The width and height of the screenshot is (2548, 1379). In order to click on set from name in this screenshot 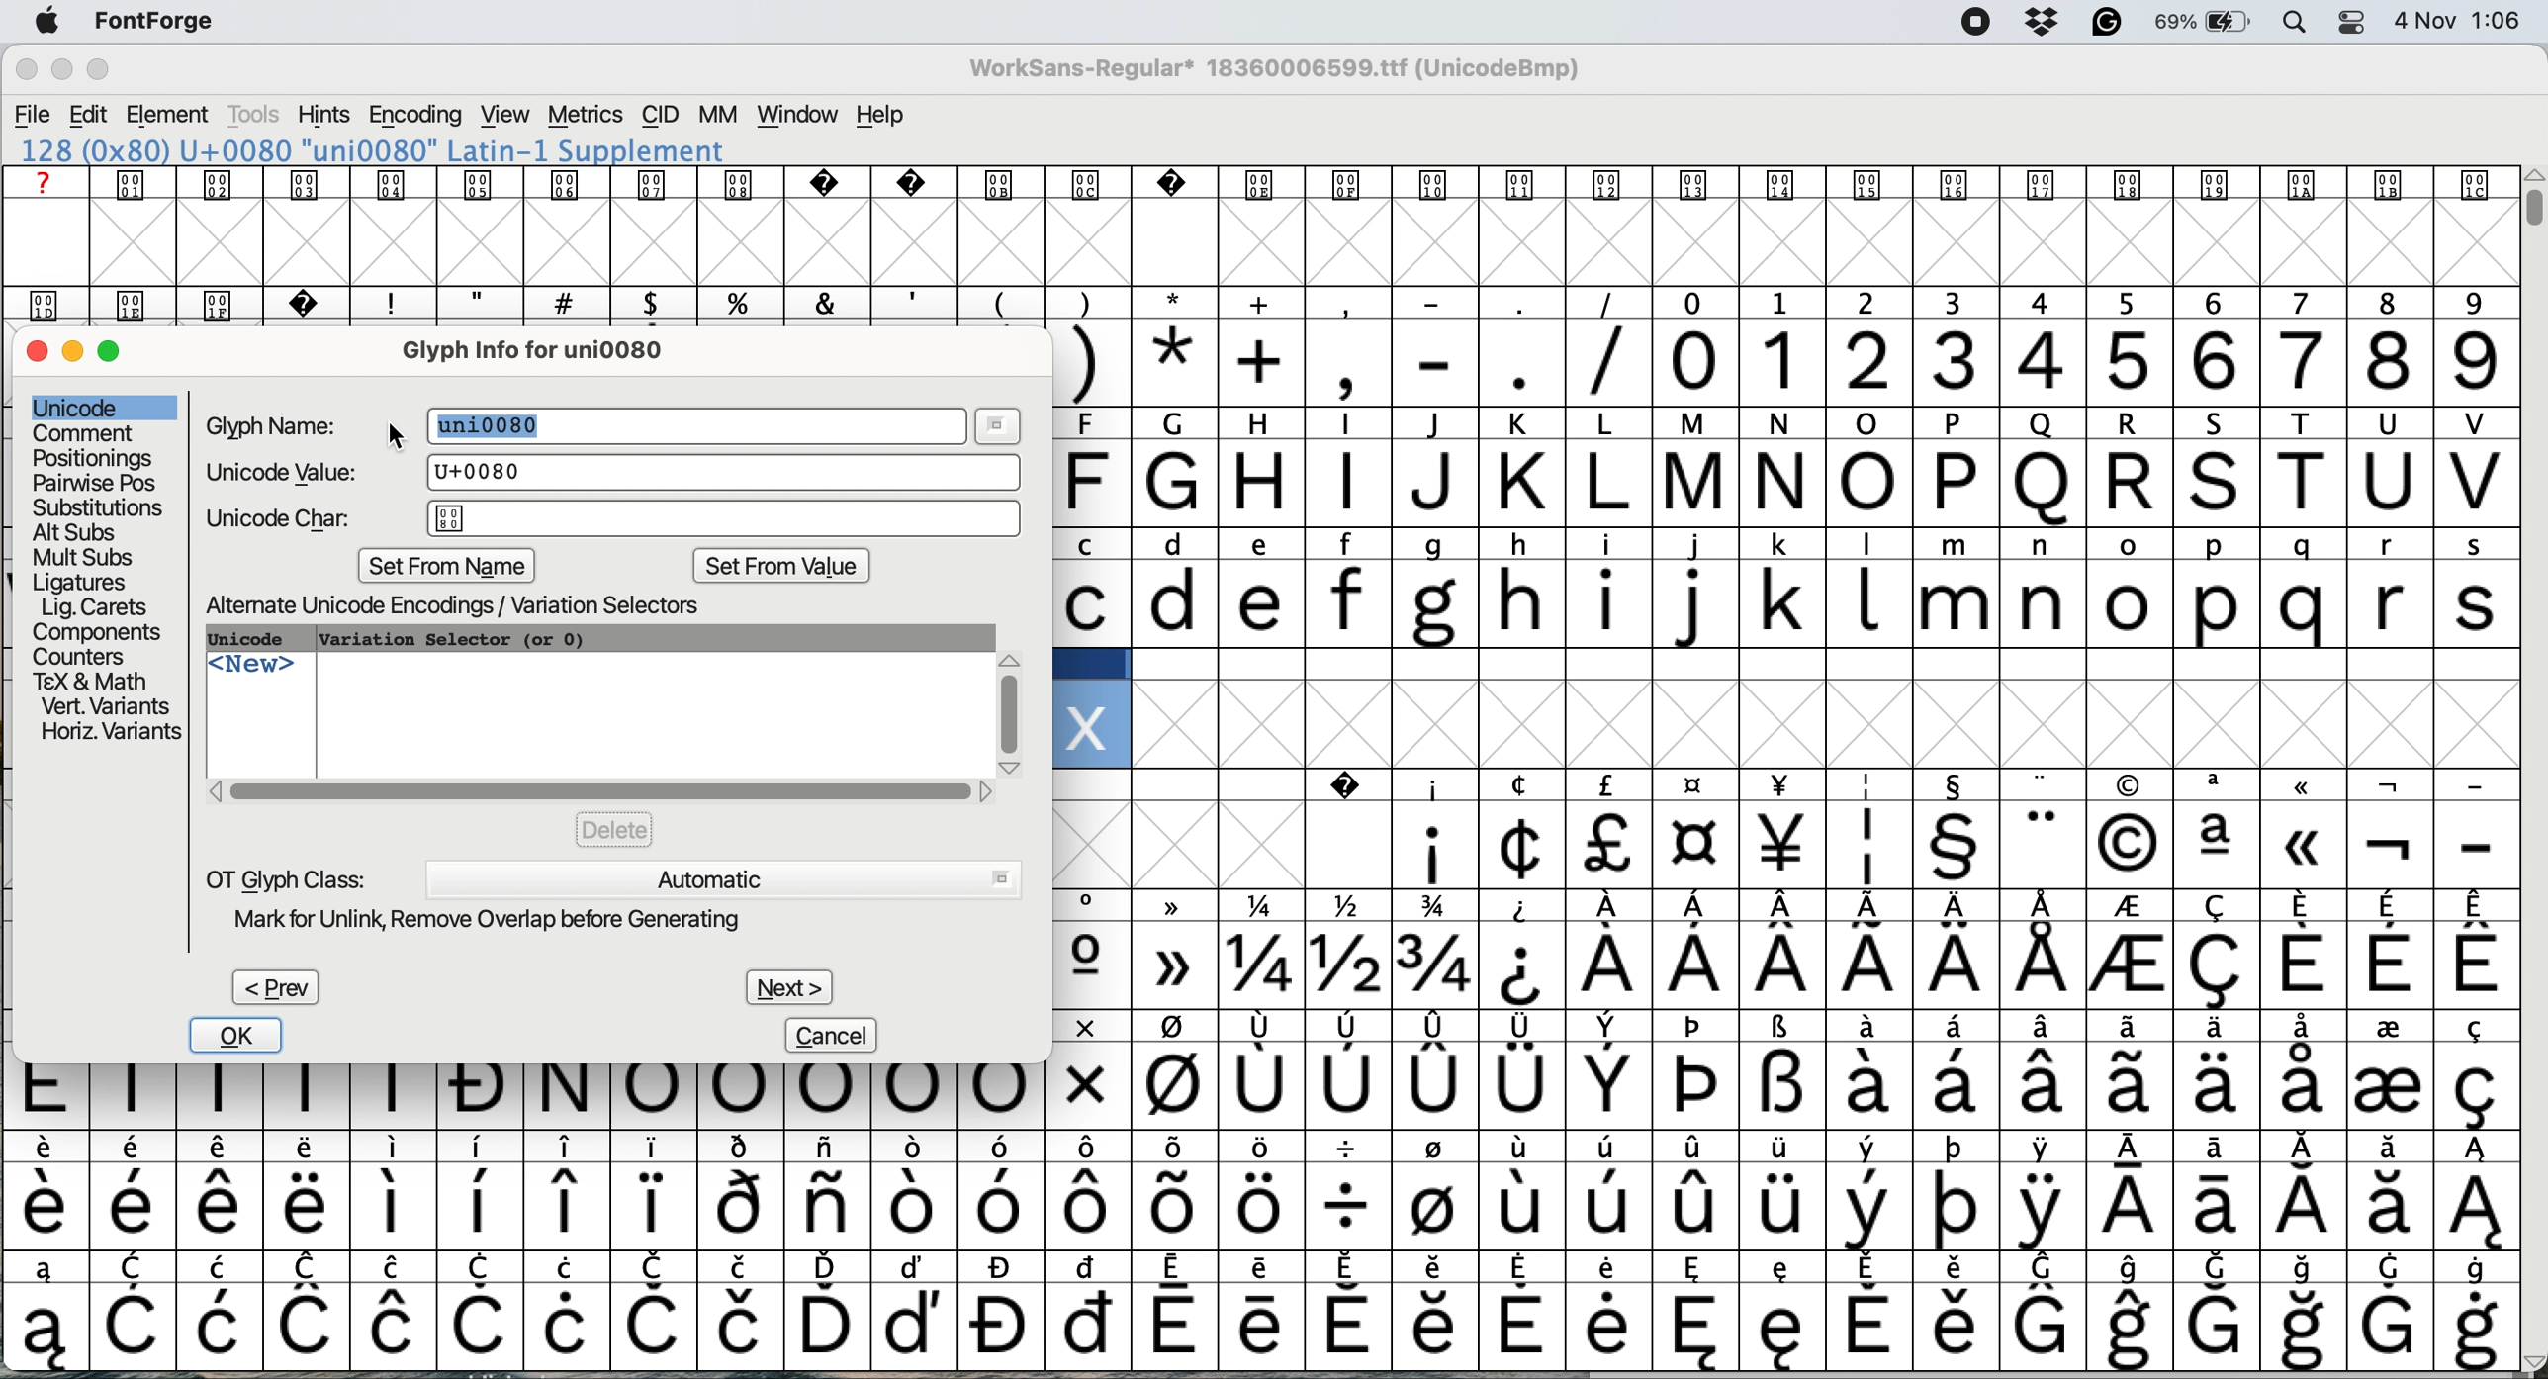, I will do `click(451, 566)`.